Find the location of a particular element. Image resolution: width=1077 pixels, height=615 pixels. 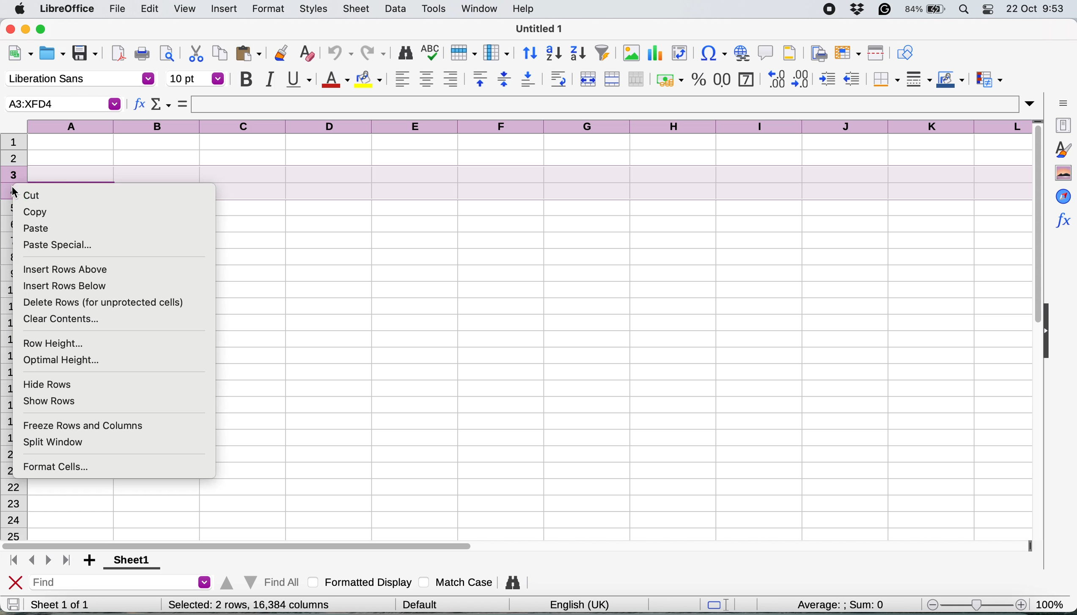

collapse is located at coordinates (1050, 332).